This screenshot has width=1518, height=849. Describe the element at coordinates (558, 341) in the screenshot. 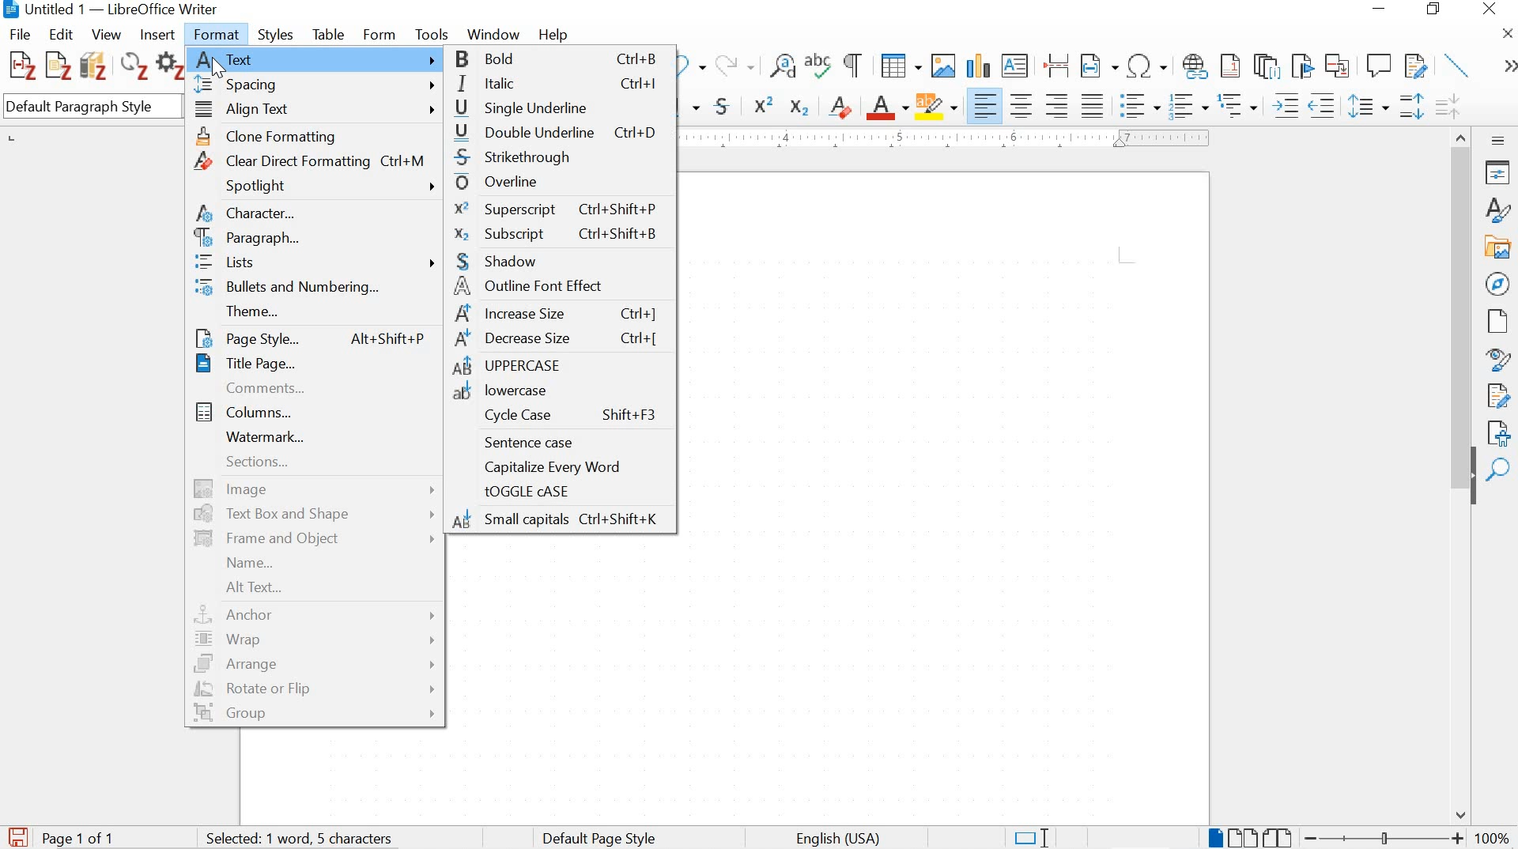

I see `decrease size       Ctrl+[` at that location.